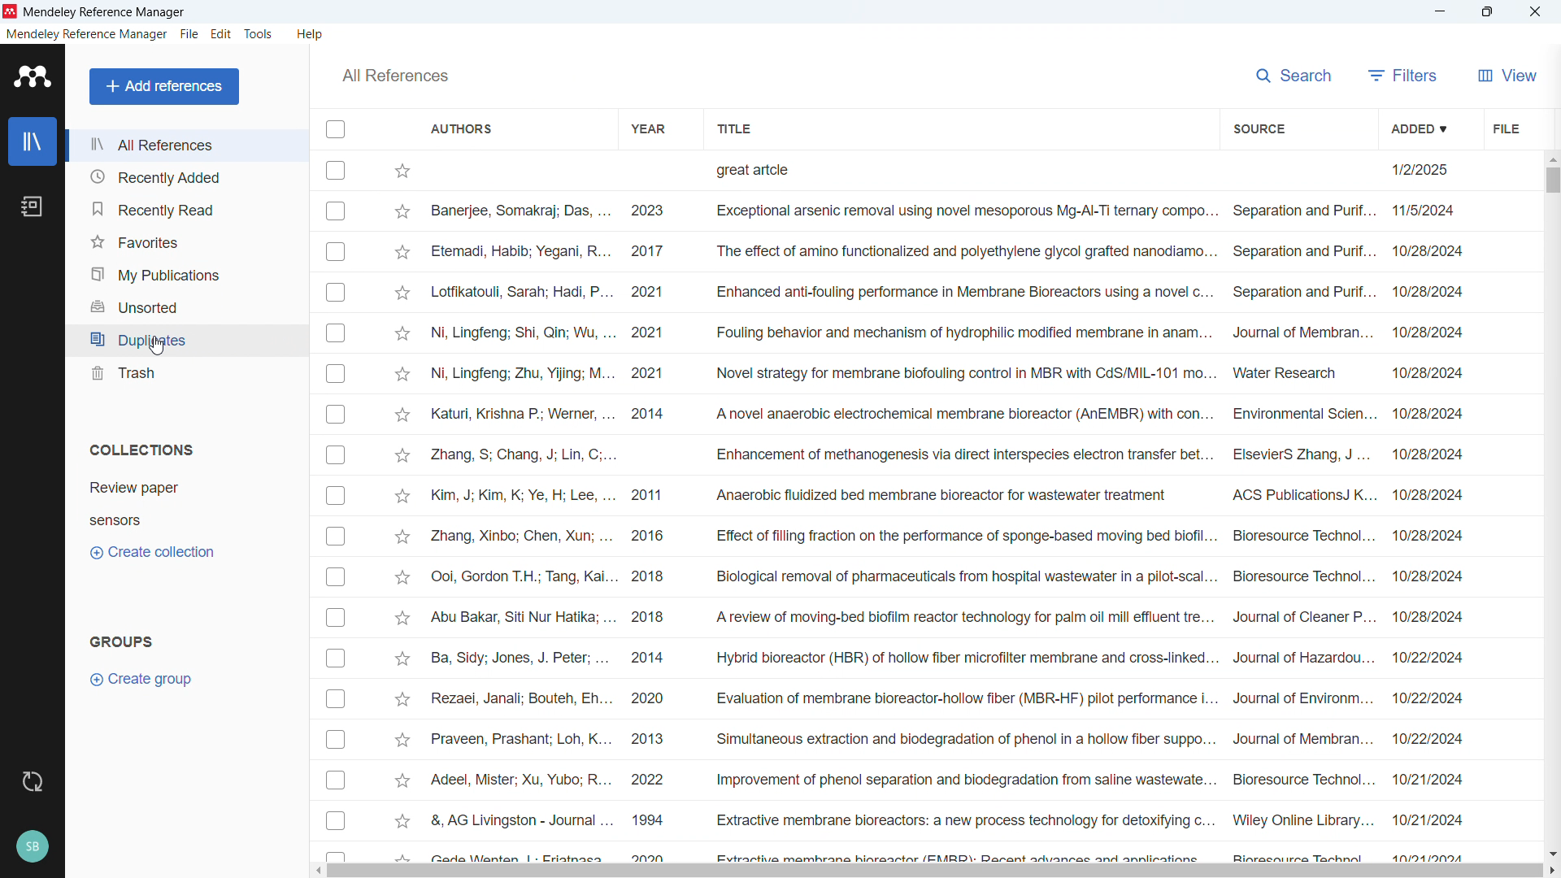 The width and height of the screenshot is (1561, 878). I want to click on Profile , so click(32, 844).